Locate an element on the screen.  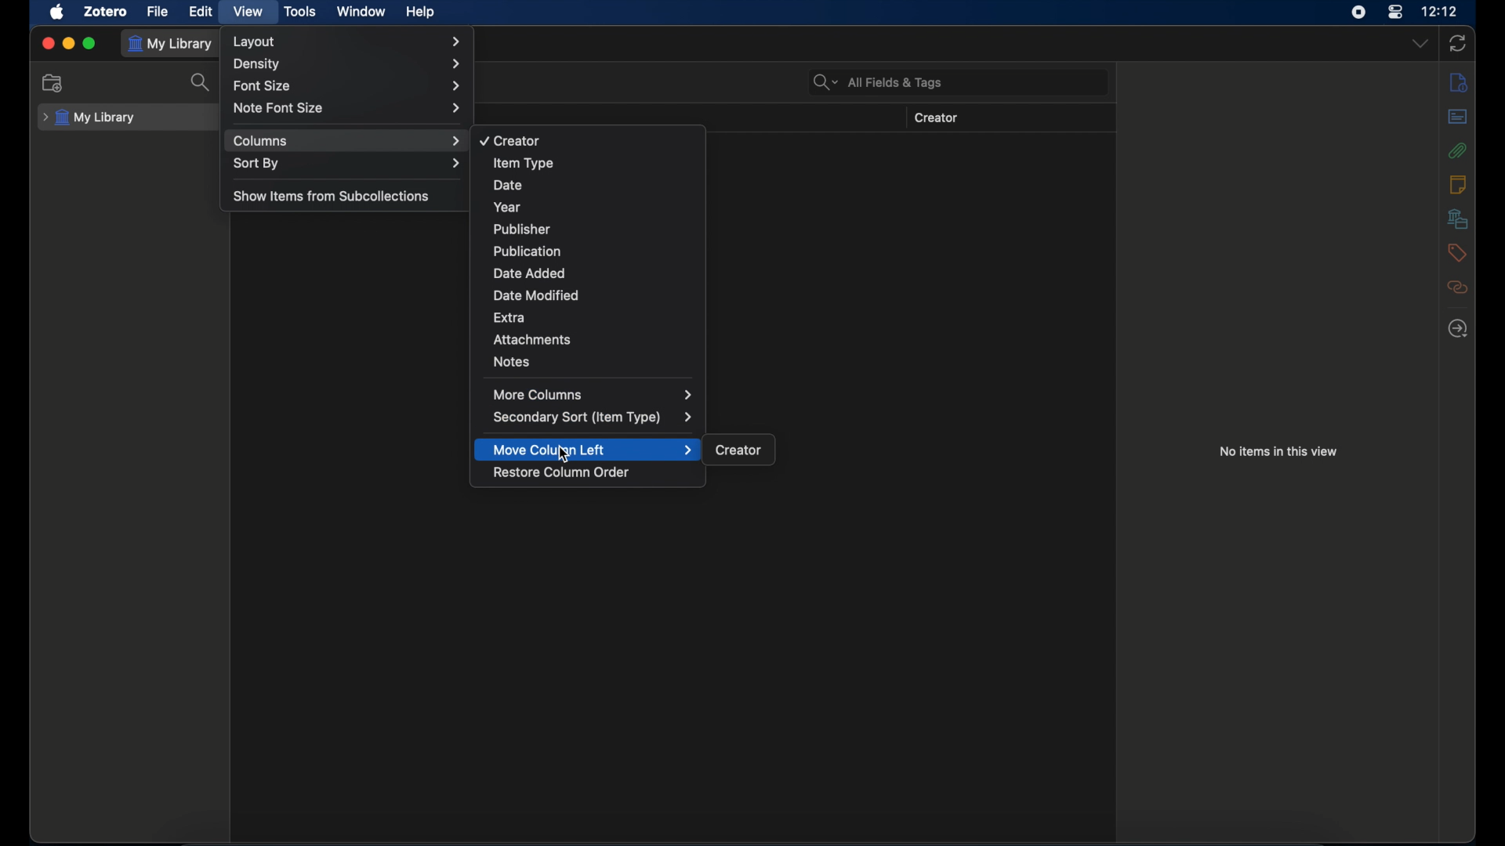
drop-down is located at coordinates (1421, 42).